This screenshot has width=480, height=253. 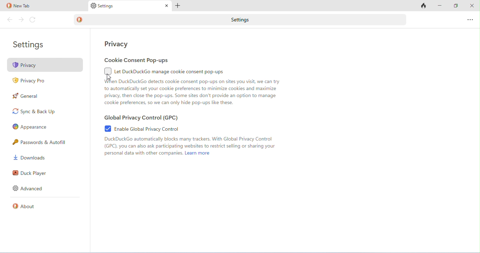 I want to click on duck player, so click(x=29, y=173).